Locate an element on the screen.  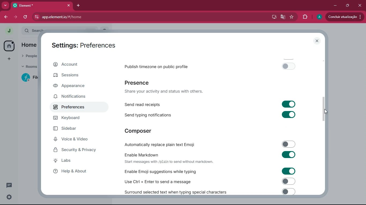
scroll bar is located at coordinates (324, 110).